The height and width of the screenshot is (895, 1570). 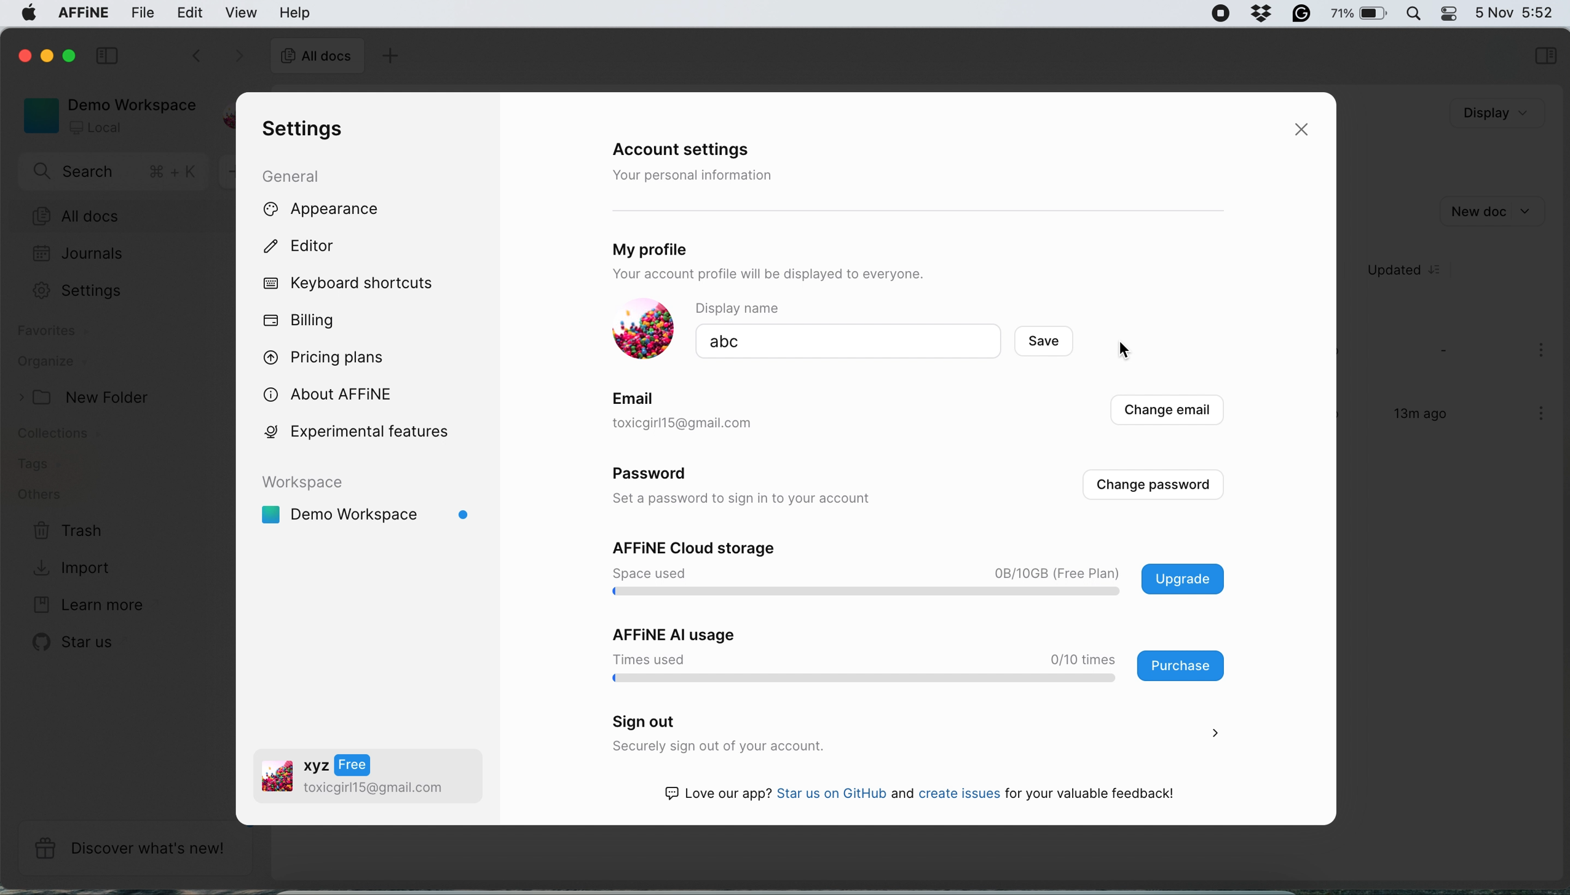 I want to click on screen recorder, so click(x=1213, y=14).